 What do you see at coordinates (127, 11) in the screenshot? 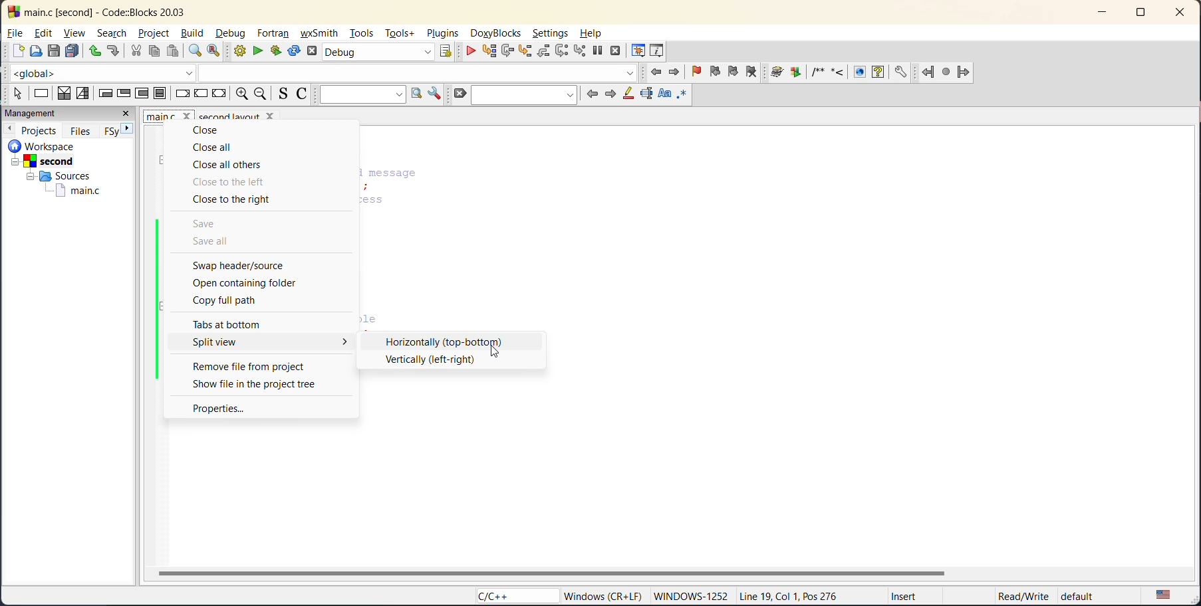
I see `app name and file name` at bounding box center [127, 11].